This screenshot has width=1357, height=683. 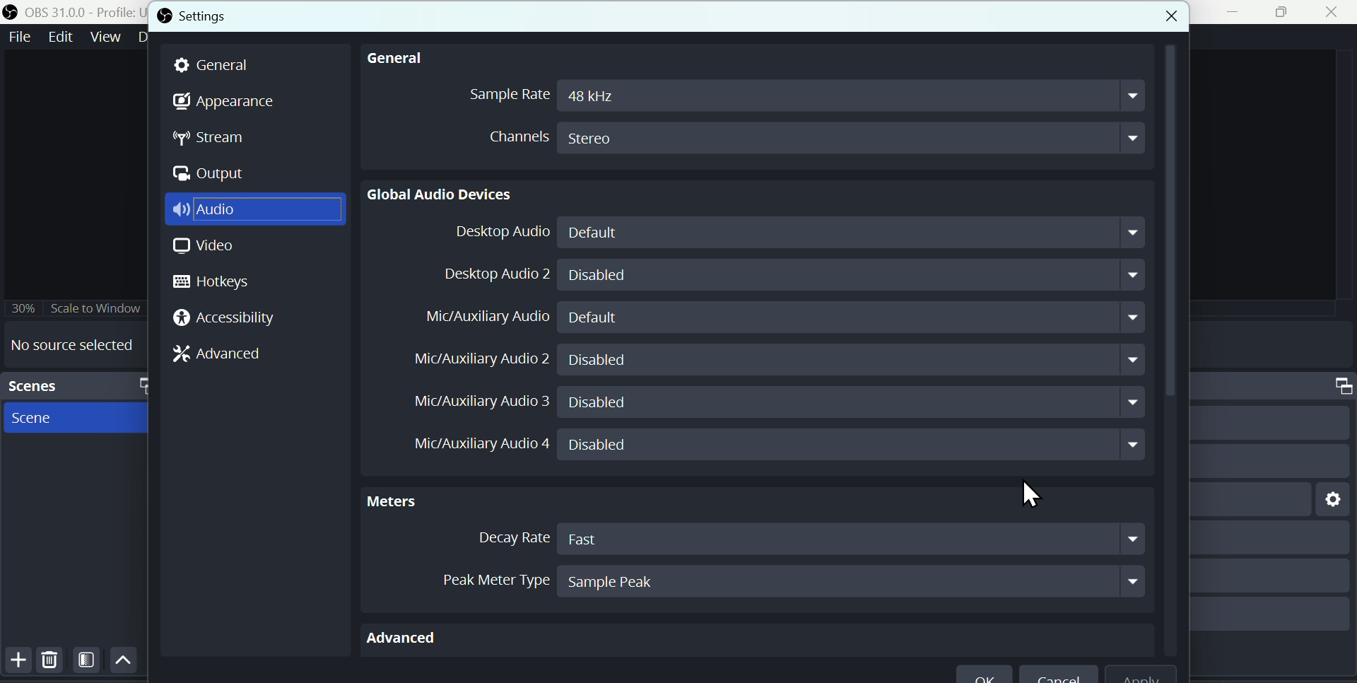 I want to click on Appearance, so click(x=225, y=103).